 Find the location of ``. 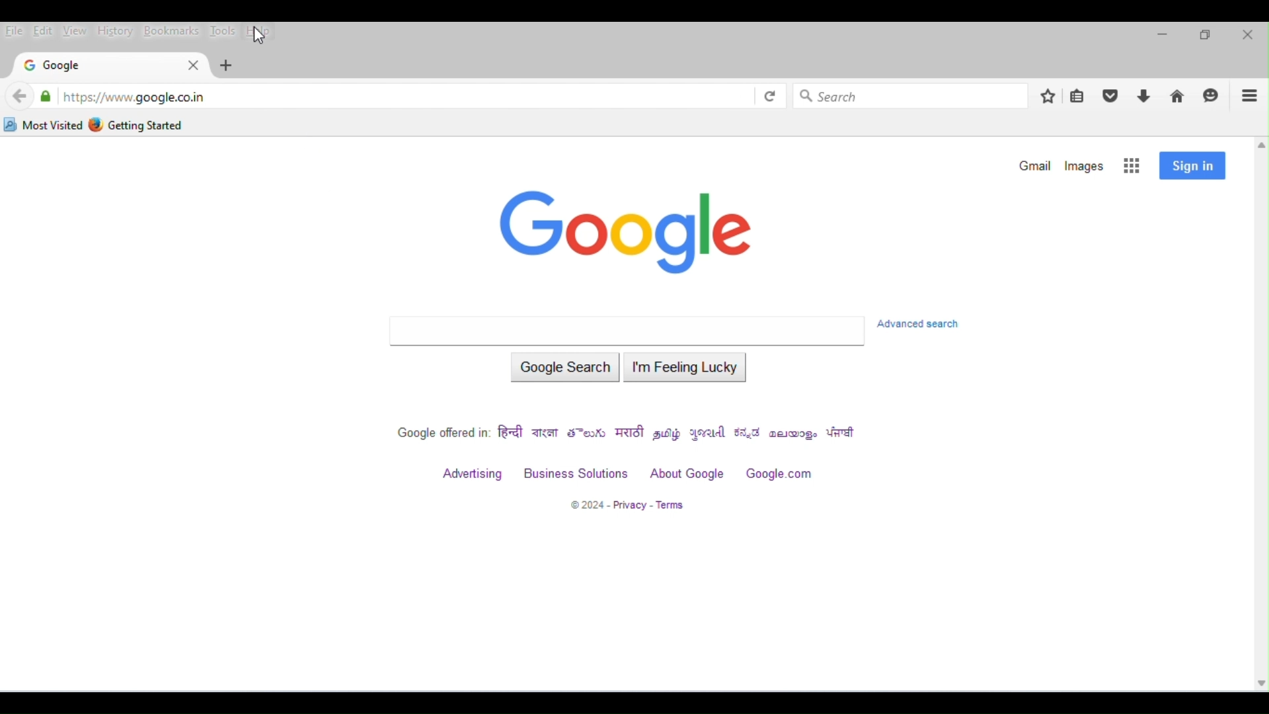

 is located at coordinates (750, 434).